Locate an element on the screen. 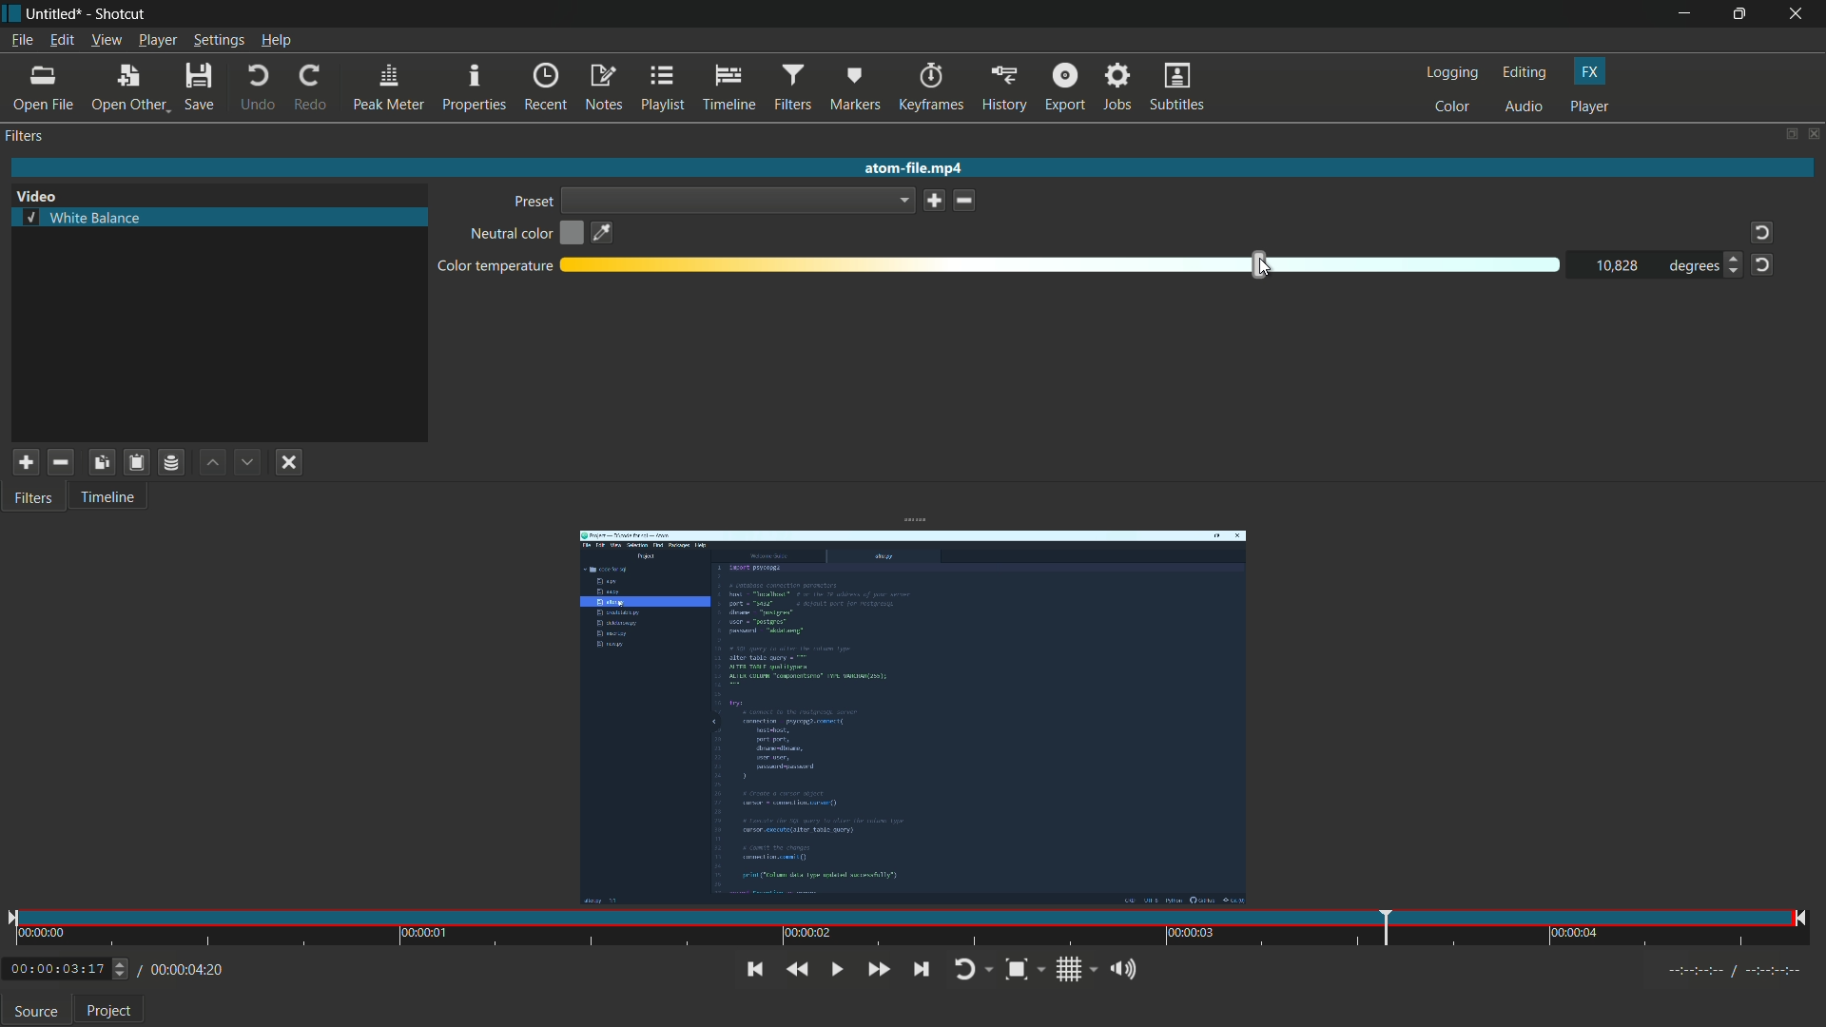 The height and width of the screenshot is (1027, 1826). remove selected filter is located at coordinates (61, 463).